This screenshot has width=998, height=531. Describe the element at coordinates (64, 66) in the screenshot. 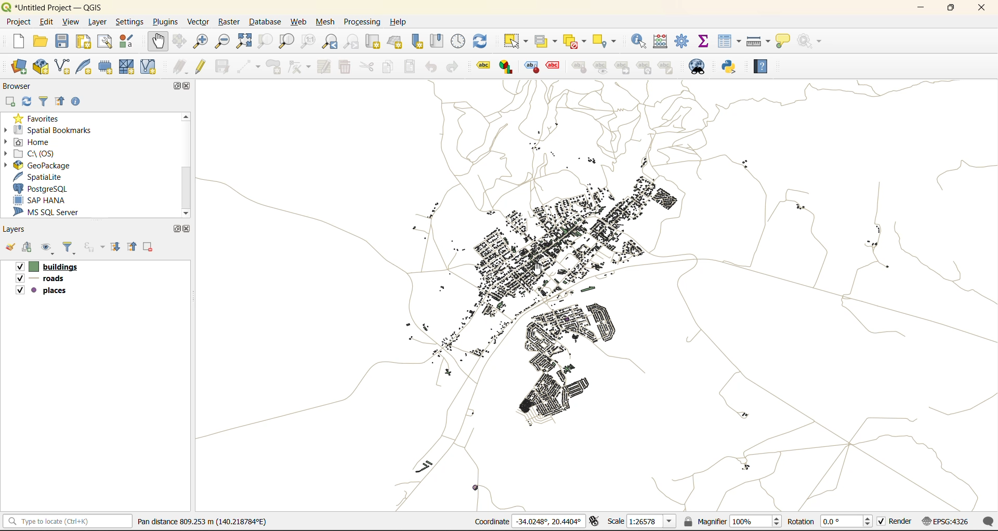

I see `new shapefile` at that location.